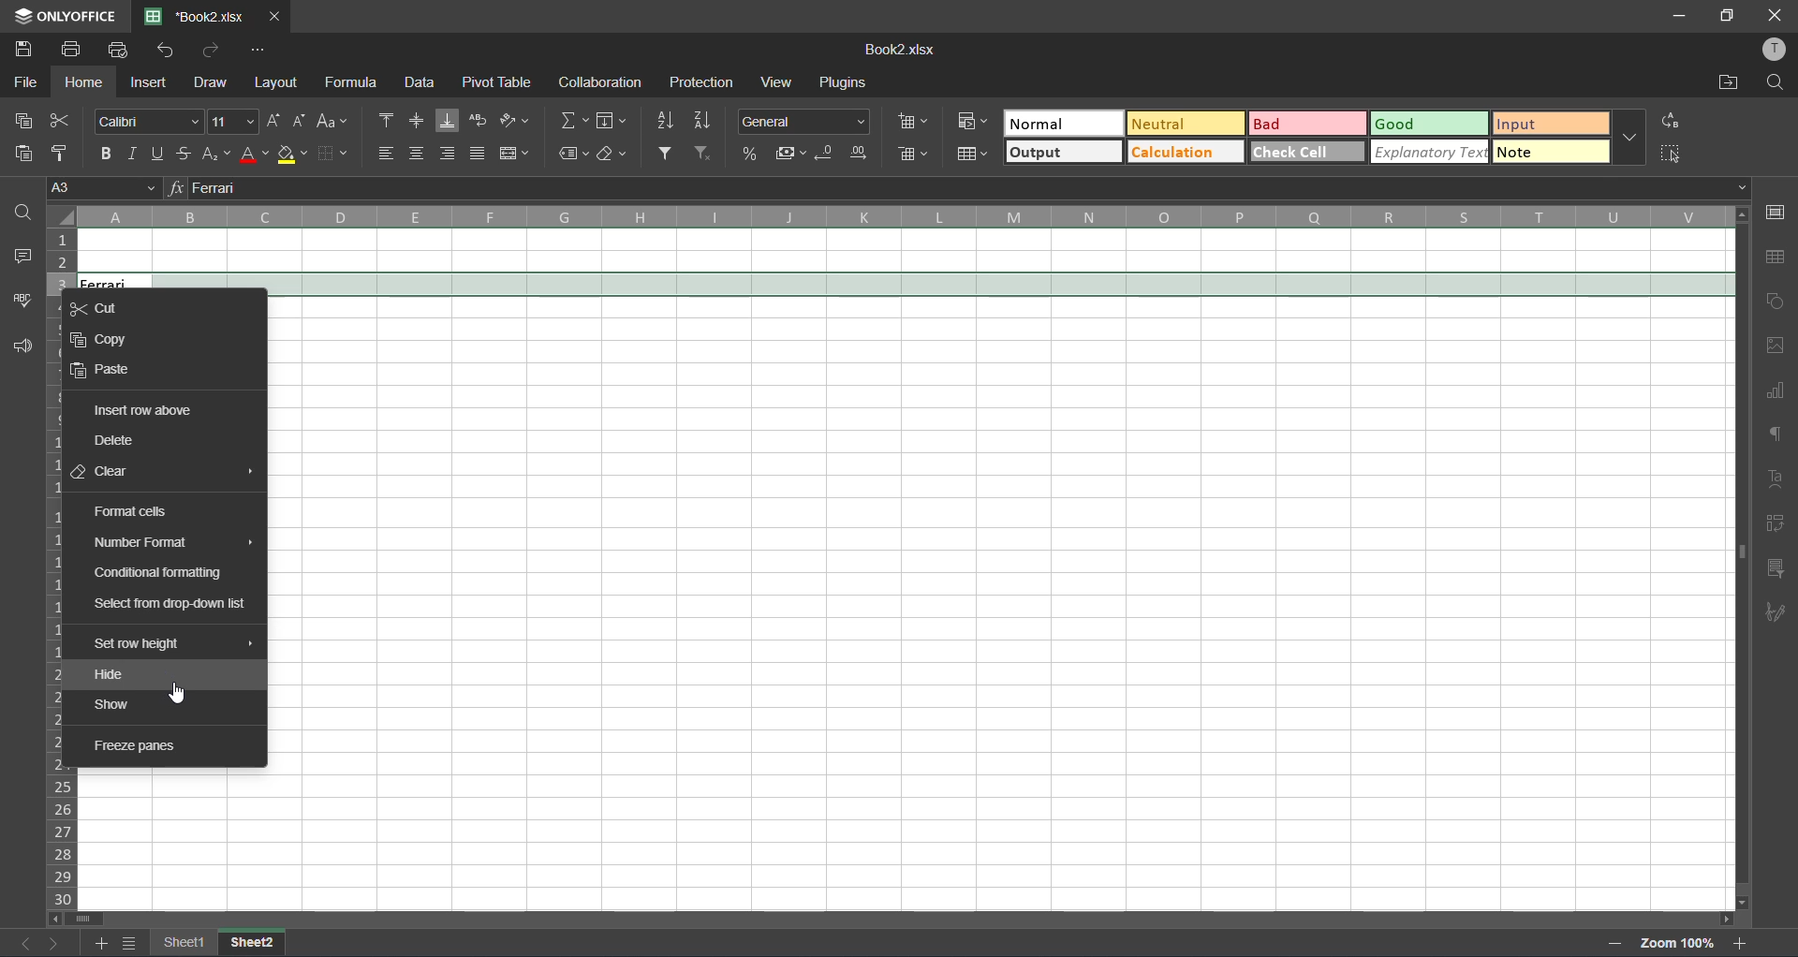 This screenshot has width=1798, height=957. Describe the element at coordinates (1779, 14) in the screenshot. I see `close` at that location.